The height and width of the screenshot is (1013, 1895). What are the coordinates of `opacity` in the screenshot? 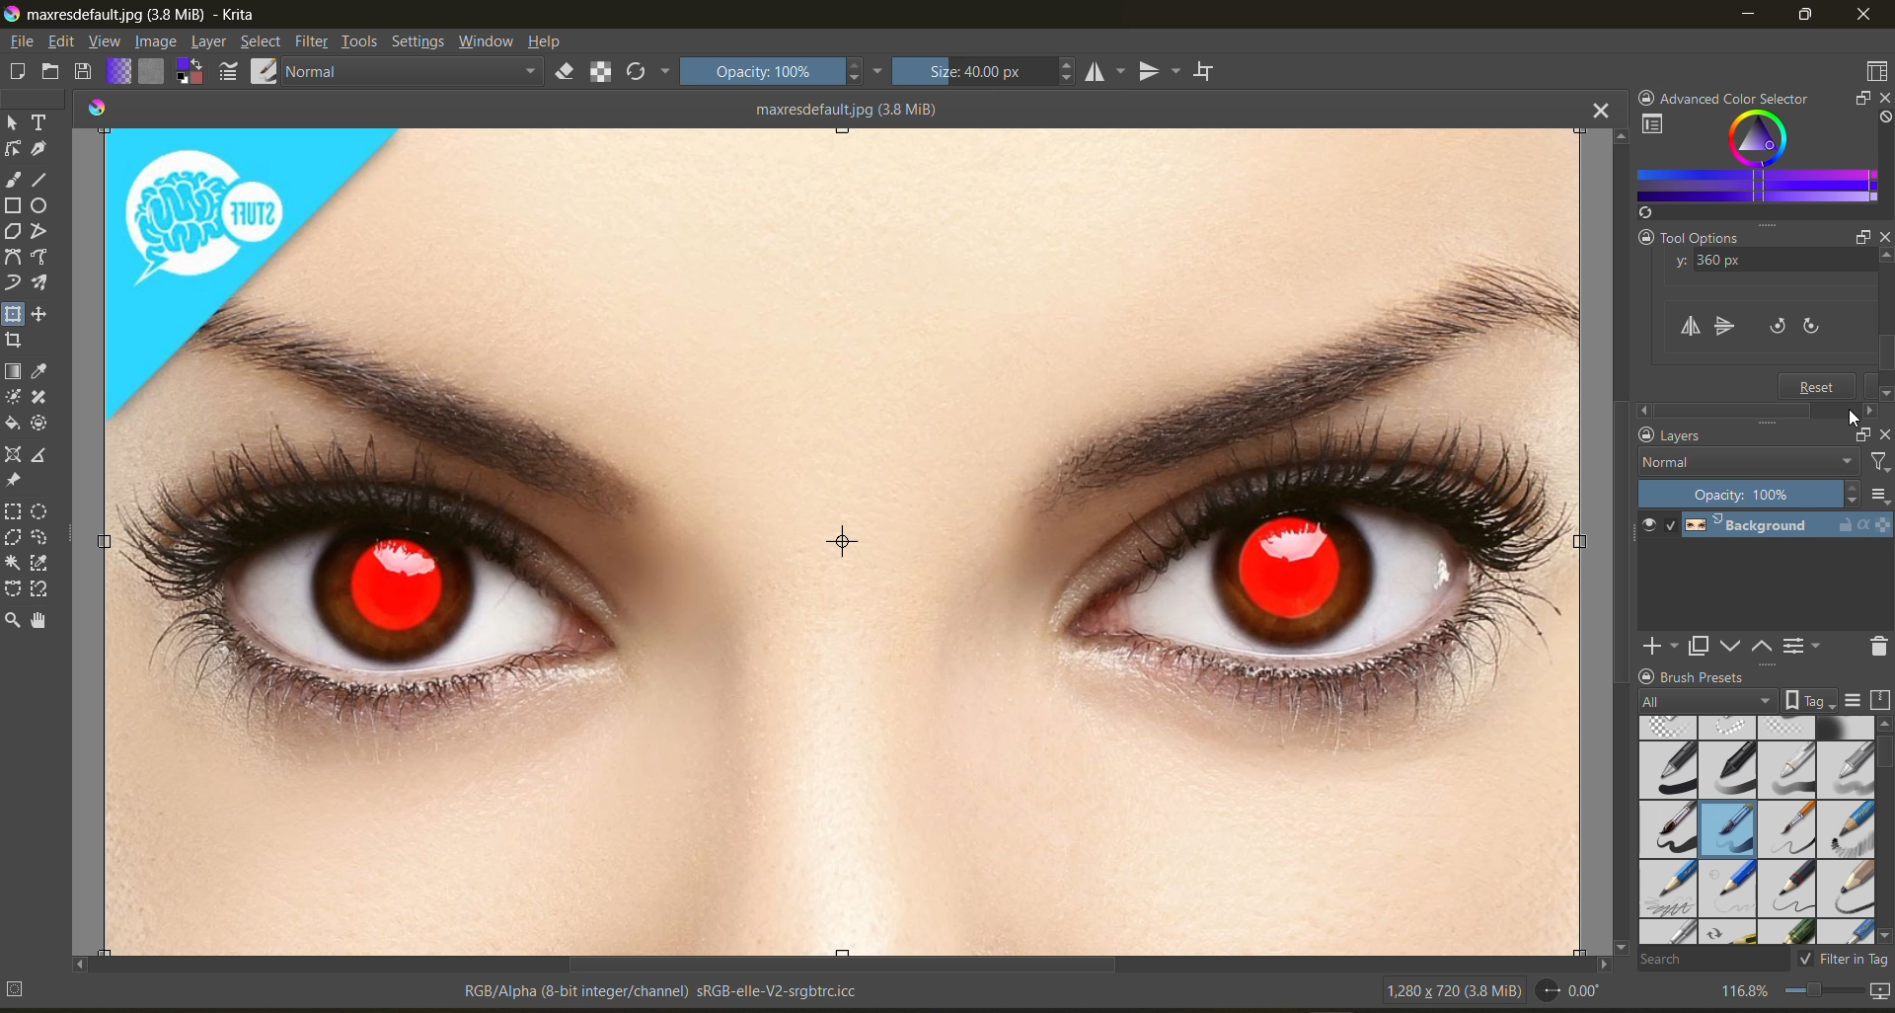 It's located at (1751, 494).